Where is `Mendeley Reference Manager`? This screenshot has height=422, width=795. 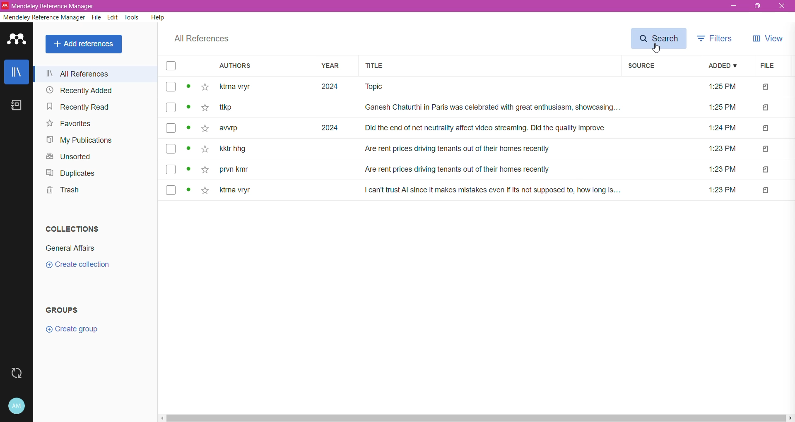 Mendeley Reference Manager is located at coordinates (43, 17).